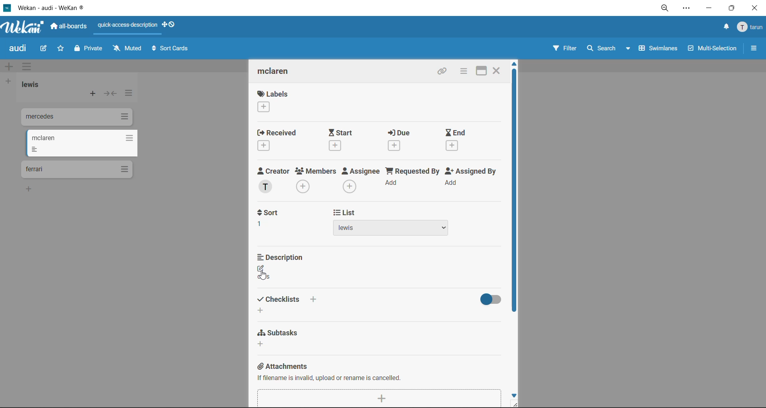 This screenshot has width=766, height=408. I want to click on all boards, so click(69, 26).